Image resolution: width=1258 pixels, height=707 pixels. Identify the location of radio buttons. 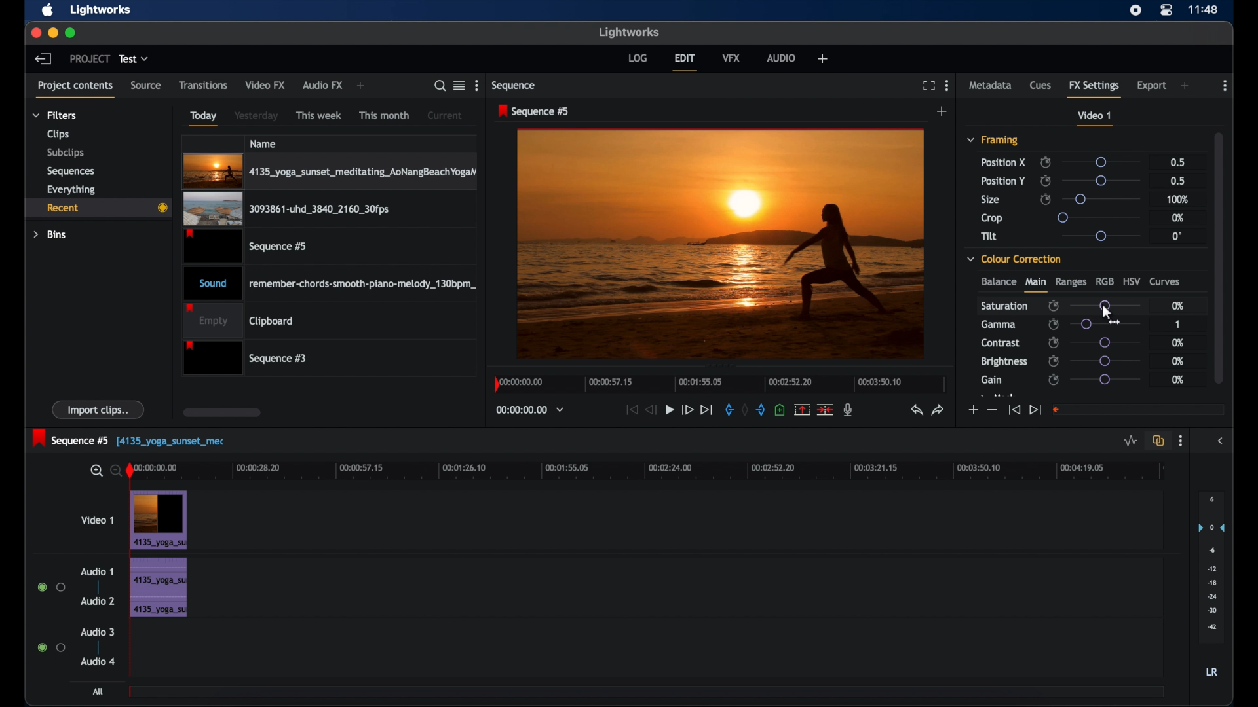
(51, 647).